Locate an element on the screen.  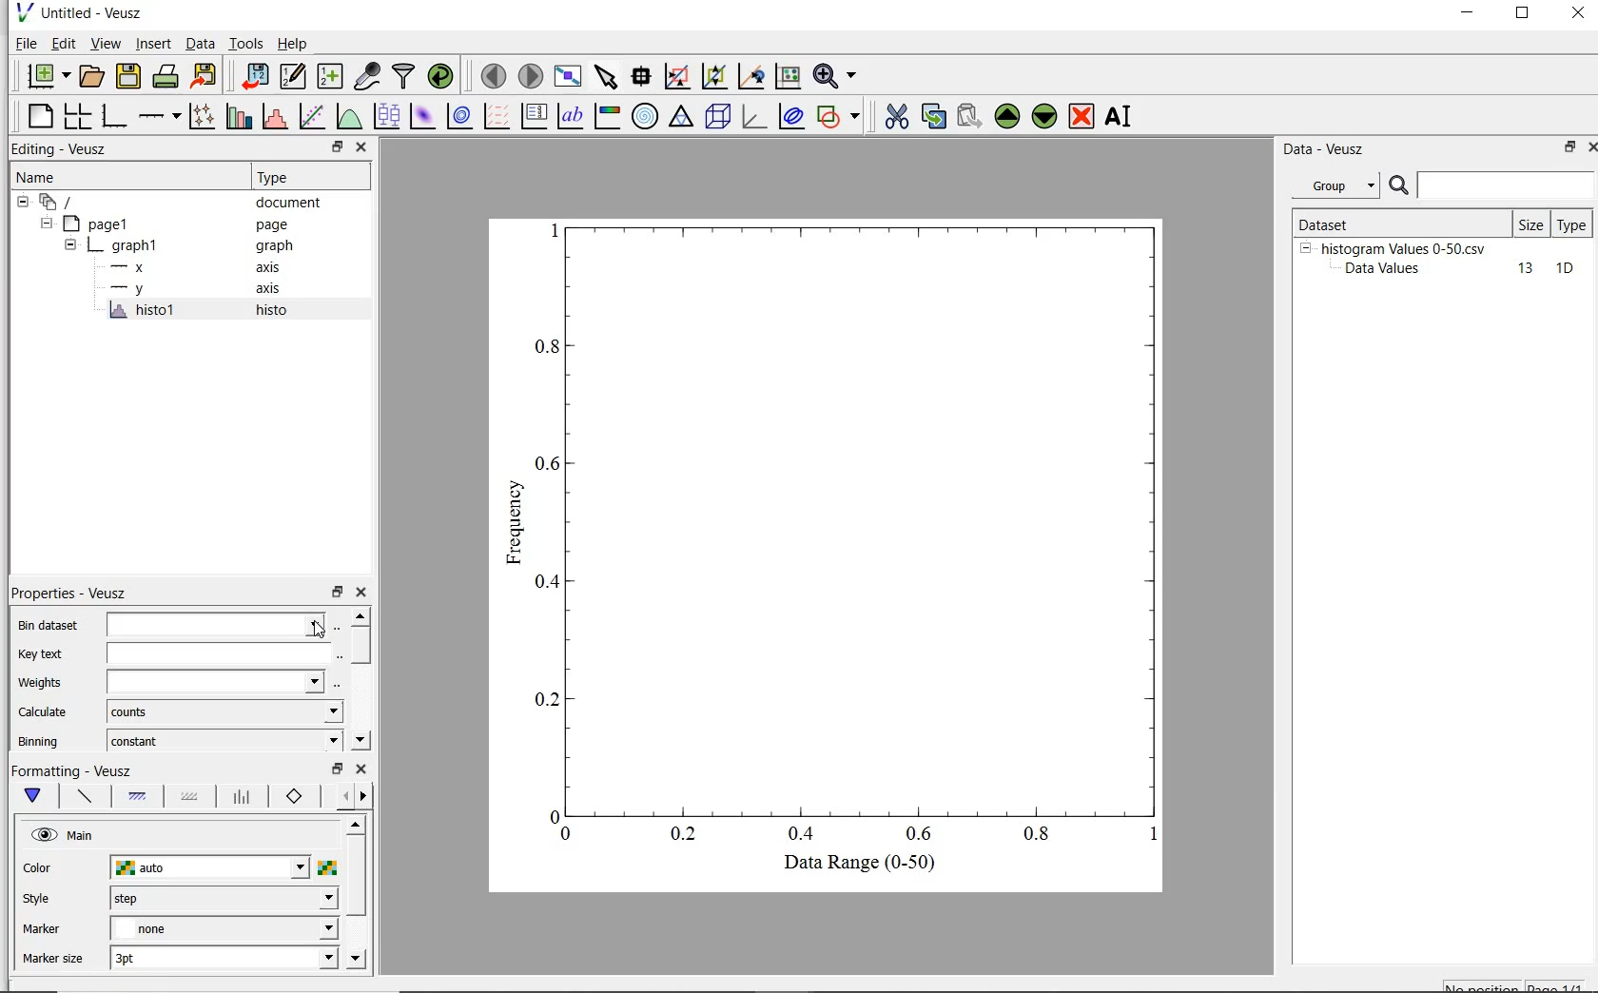
group is located at coordinates (1334, 185).